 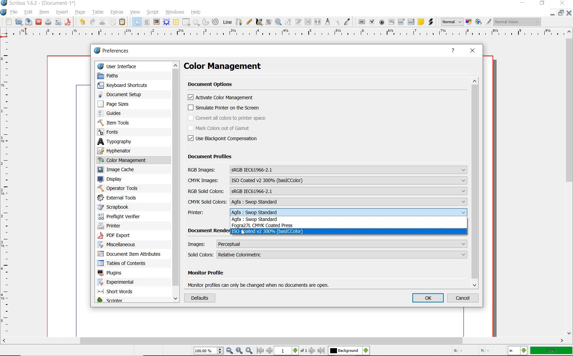 What do you see at coordinates (128, 142) in the screenshot?
I see `typography` at bounding box center [128, 142].